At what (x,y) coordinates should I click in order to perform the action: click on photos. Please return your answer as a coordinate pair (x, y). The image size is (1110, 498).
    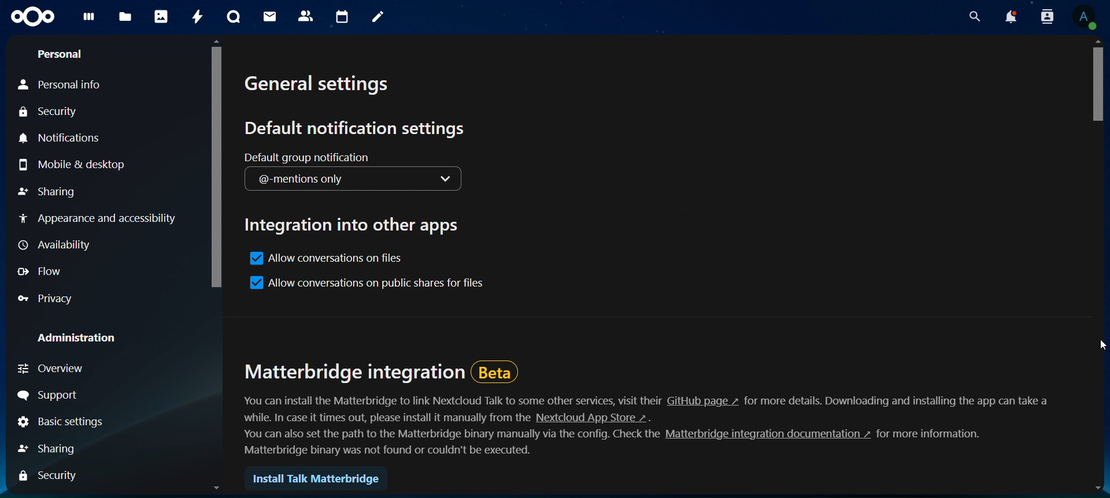
    Looking at the image, I should click on (162, 17).